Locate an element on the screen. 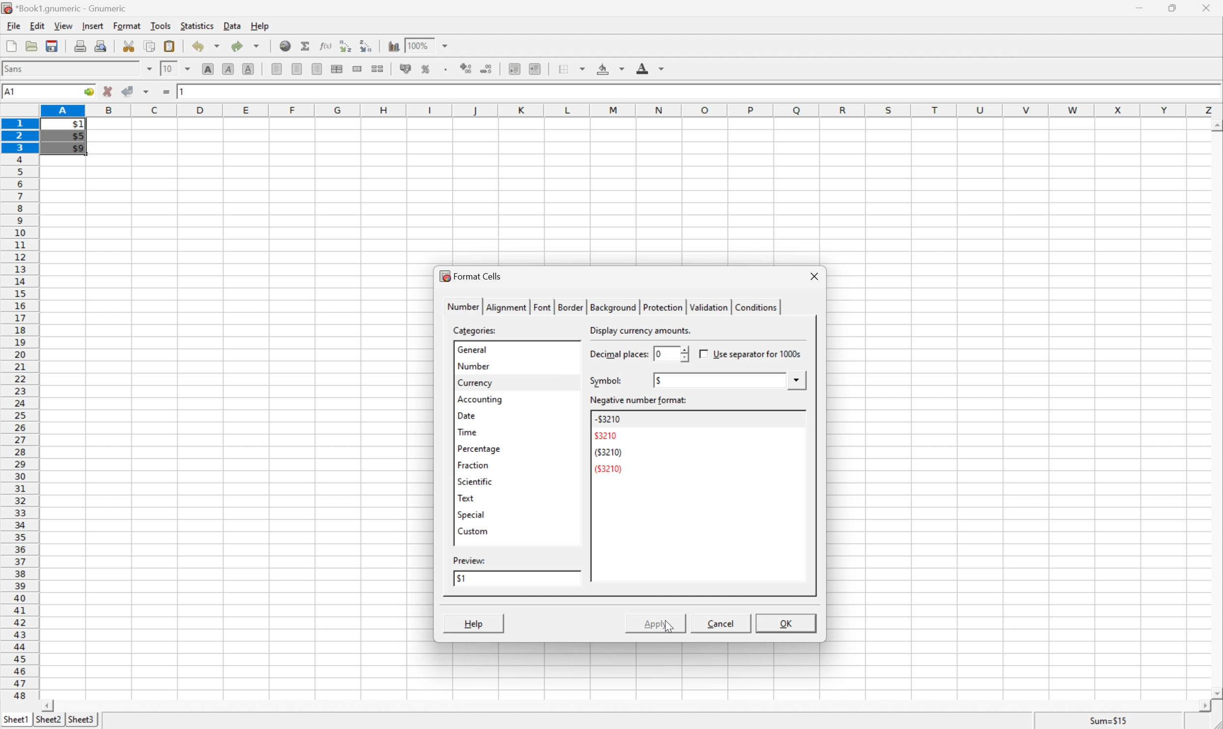  validation is located at coordinates (707, 307).